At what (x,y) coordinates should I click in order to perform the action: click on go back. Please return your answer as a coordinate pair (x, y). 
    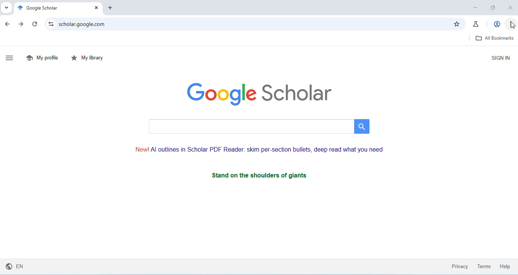
    Looking at the image, I should click on (8, 24).